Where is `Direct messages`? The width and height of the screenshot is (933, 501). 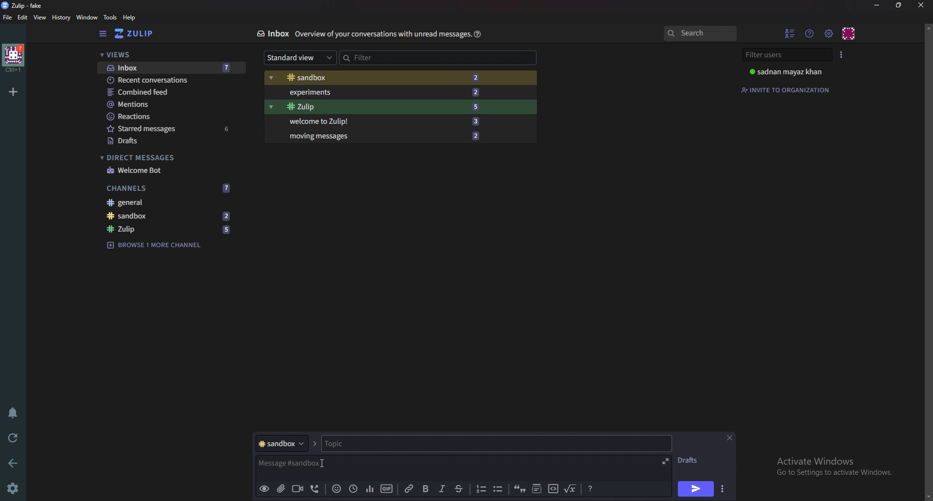 Direct messages is located at coordinates (165, 158).